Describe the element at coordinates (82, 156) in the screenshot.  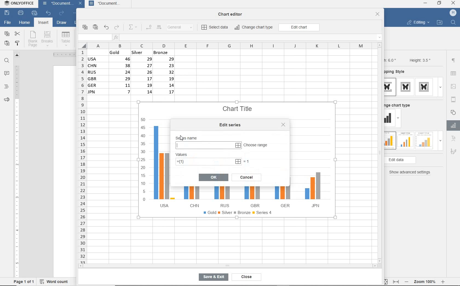
I see `rows` at that location.